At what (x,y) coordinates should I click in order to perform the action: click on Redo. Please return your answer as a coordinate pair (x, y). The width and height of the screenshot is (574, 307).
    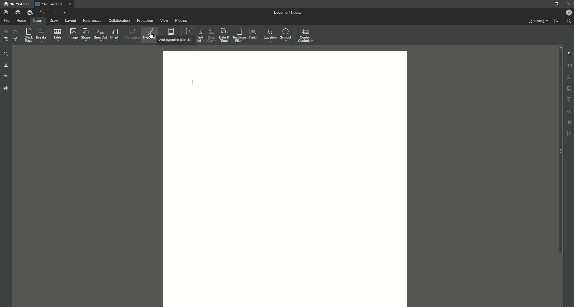
    Looking at the image, I should click on (53, 13).